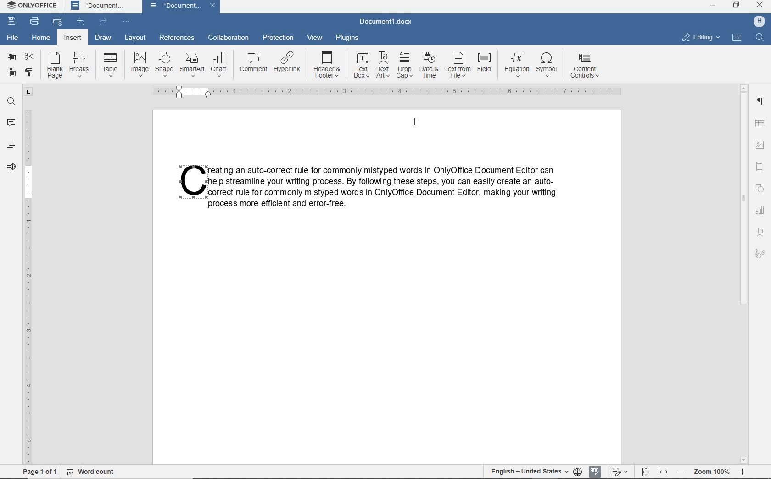  What do you see at coordinates (362, 65) in the screenshot?
I see `text box` at bounding box center [362, 65].